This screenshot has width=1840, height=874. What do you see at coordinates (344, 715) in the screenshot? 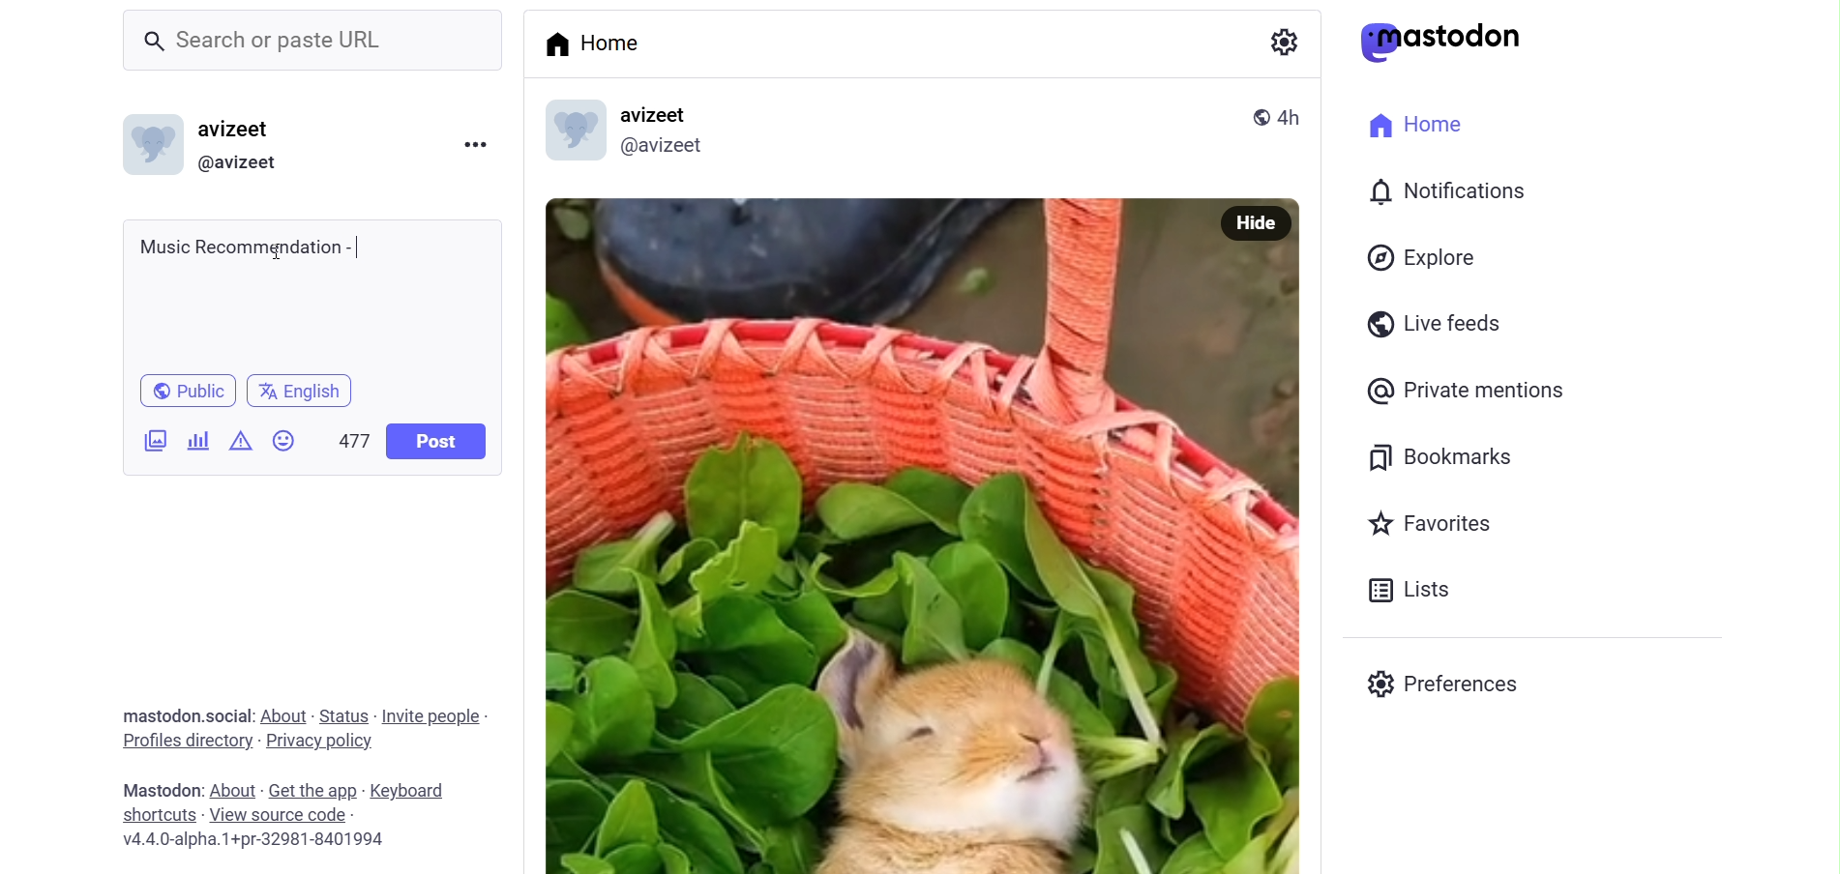
I see `status` at bounding box center [344, 715].